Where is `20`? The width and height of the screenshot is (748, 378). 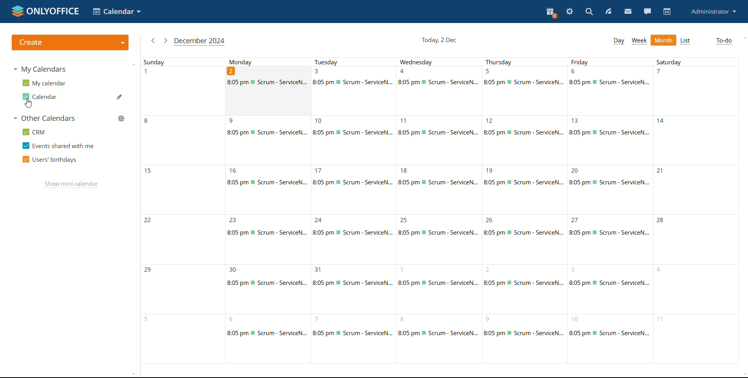
20 is located at coordinates (610, 189).